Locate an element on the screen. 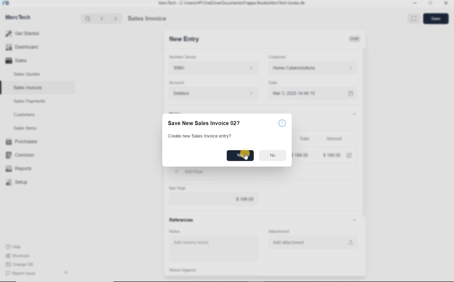 The width and height of the screenshot is (454, 282). Toggle between form and full width is located at coordinates (412, 18).